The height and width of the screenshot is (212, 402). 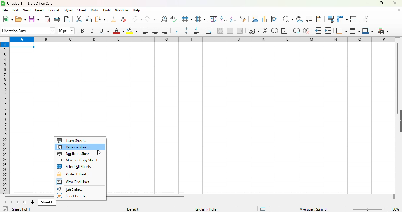 I want to click on find and replace, so click(x=164, y=19).